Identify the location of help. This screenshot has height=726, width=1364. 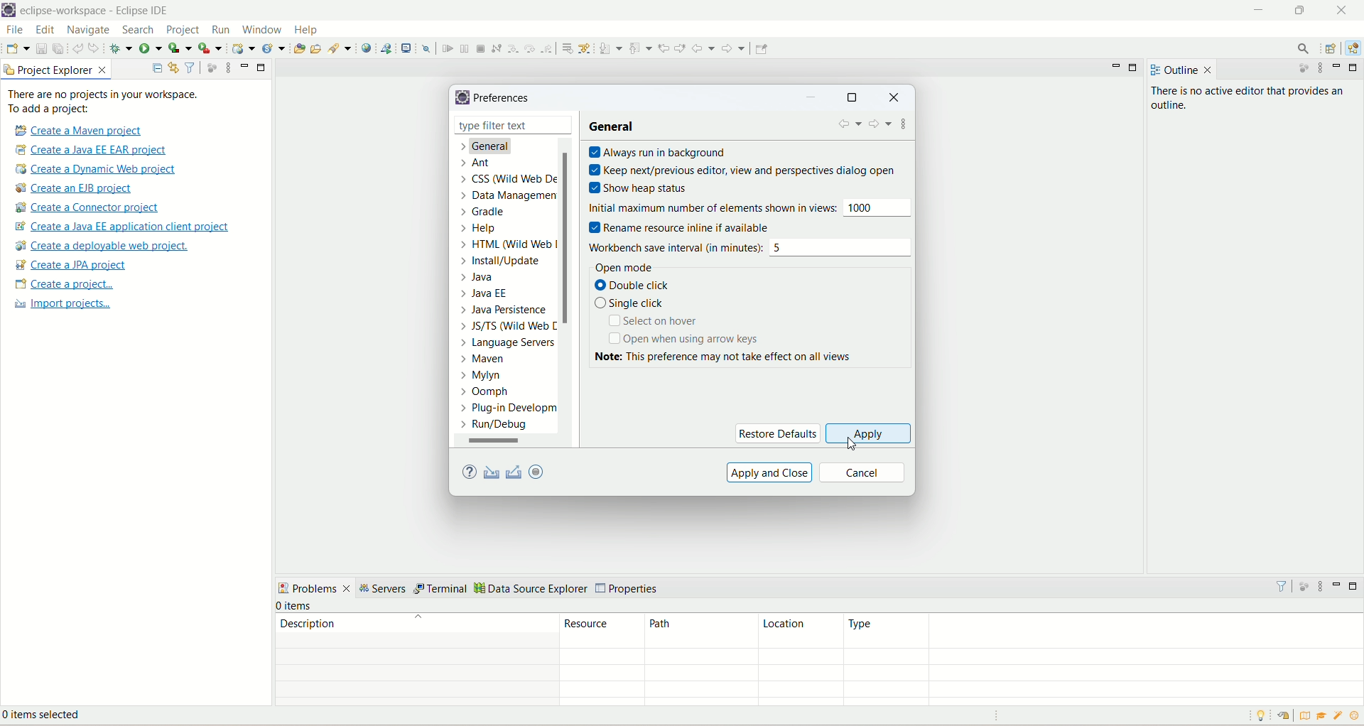
(308, 30).